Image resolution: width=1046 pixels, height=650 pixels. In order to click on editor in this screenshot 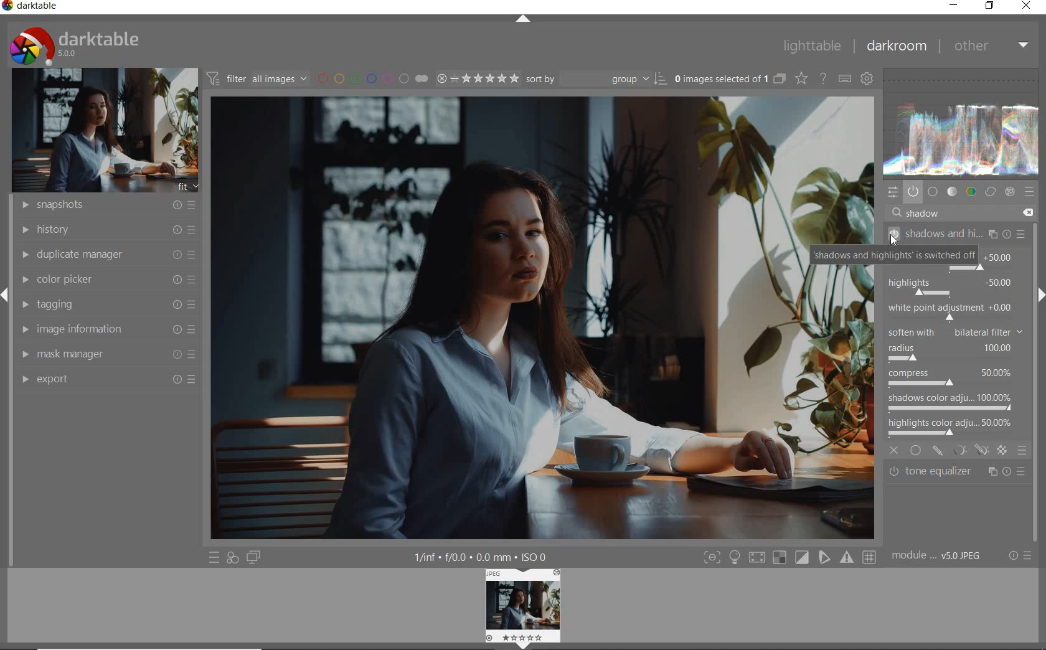, I will do `click(907, 213)`.